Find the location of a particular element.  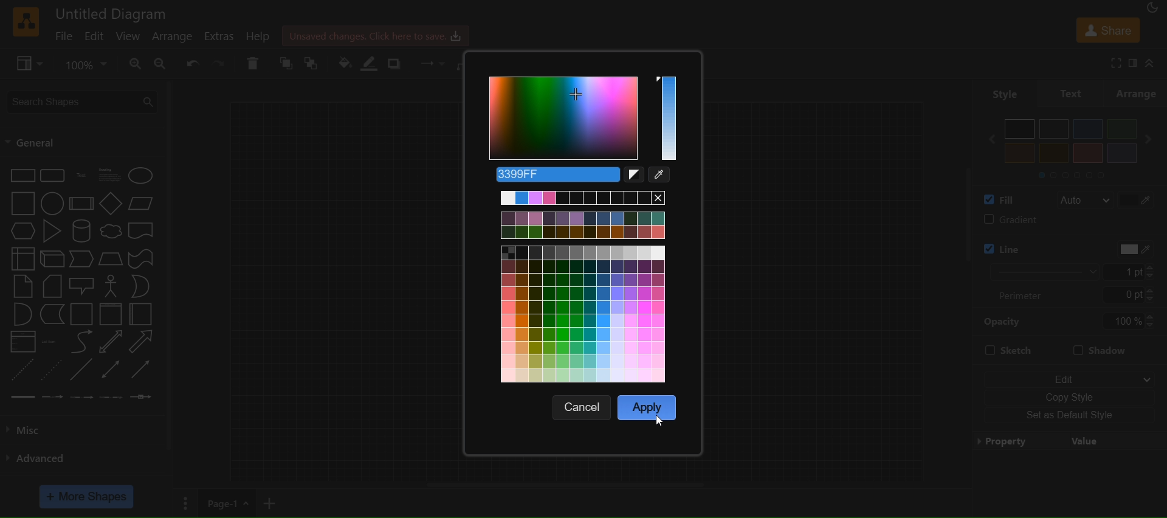

diamond is located at coordinates (111, 205).